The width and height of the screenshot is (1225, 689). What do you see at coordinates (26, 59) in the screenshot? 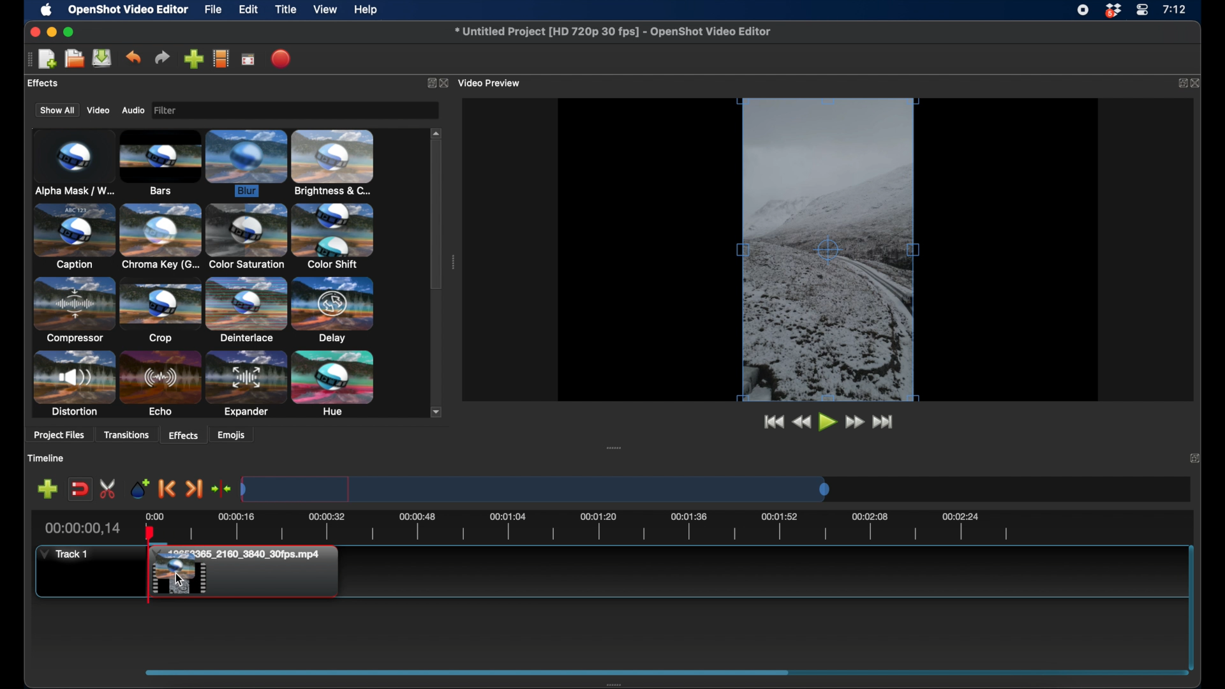
I see `drag handle` at bounding box center [26, 59].